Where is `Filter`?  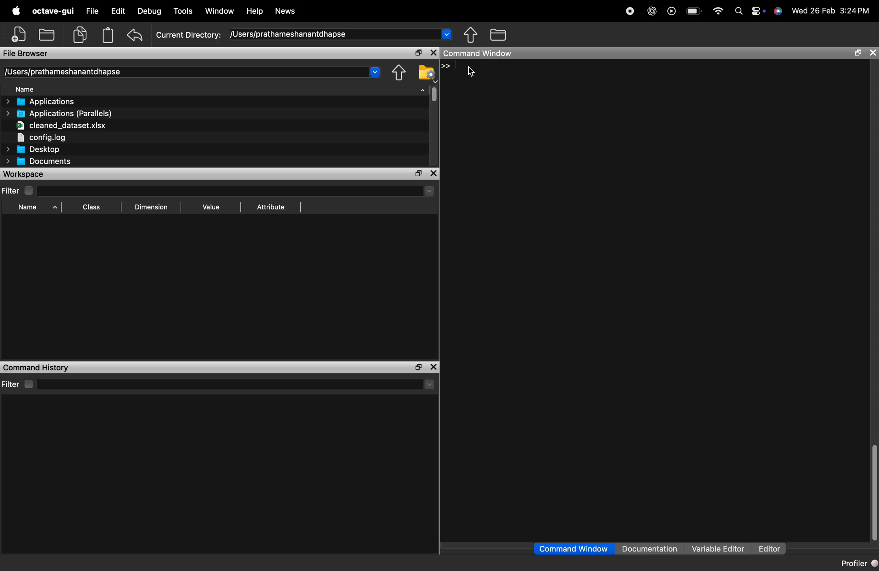 Filter is located at coordinates (17, 190).